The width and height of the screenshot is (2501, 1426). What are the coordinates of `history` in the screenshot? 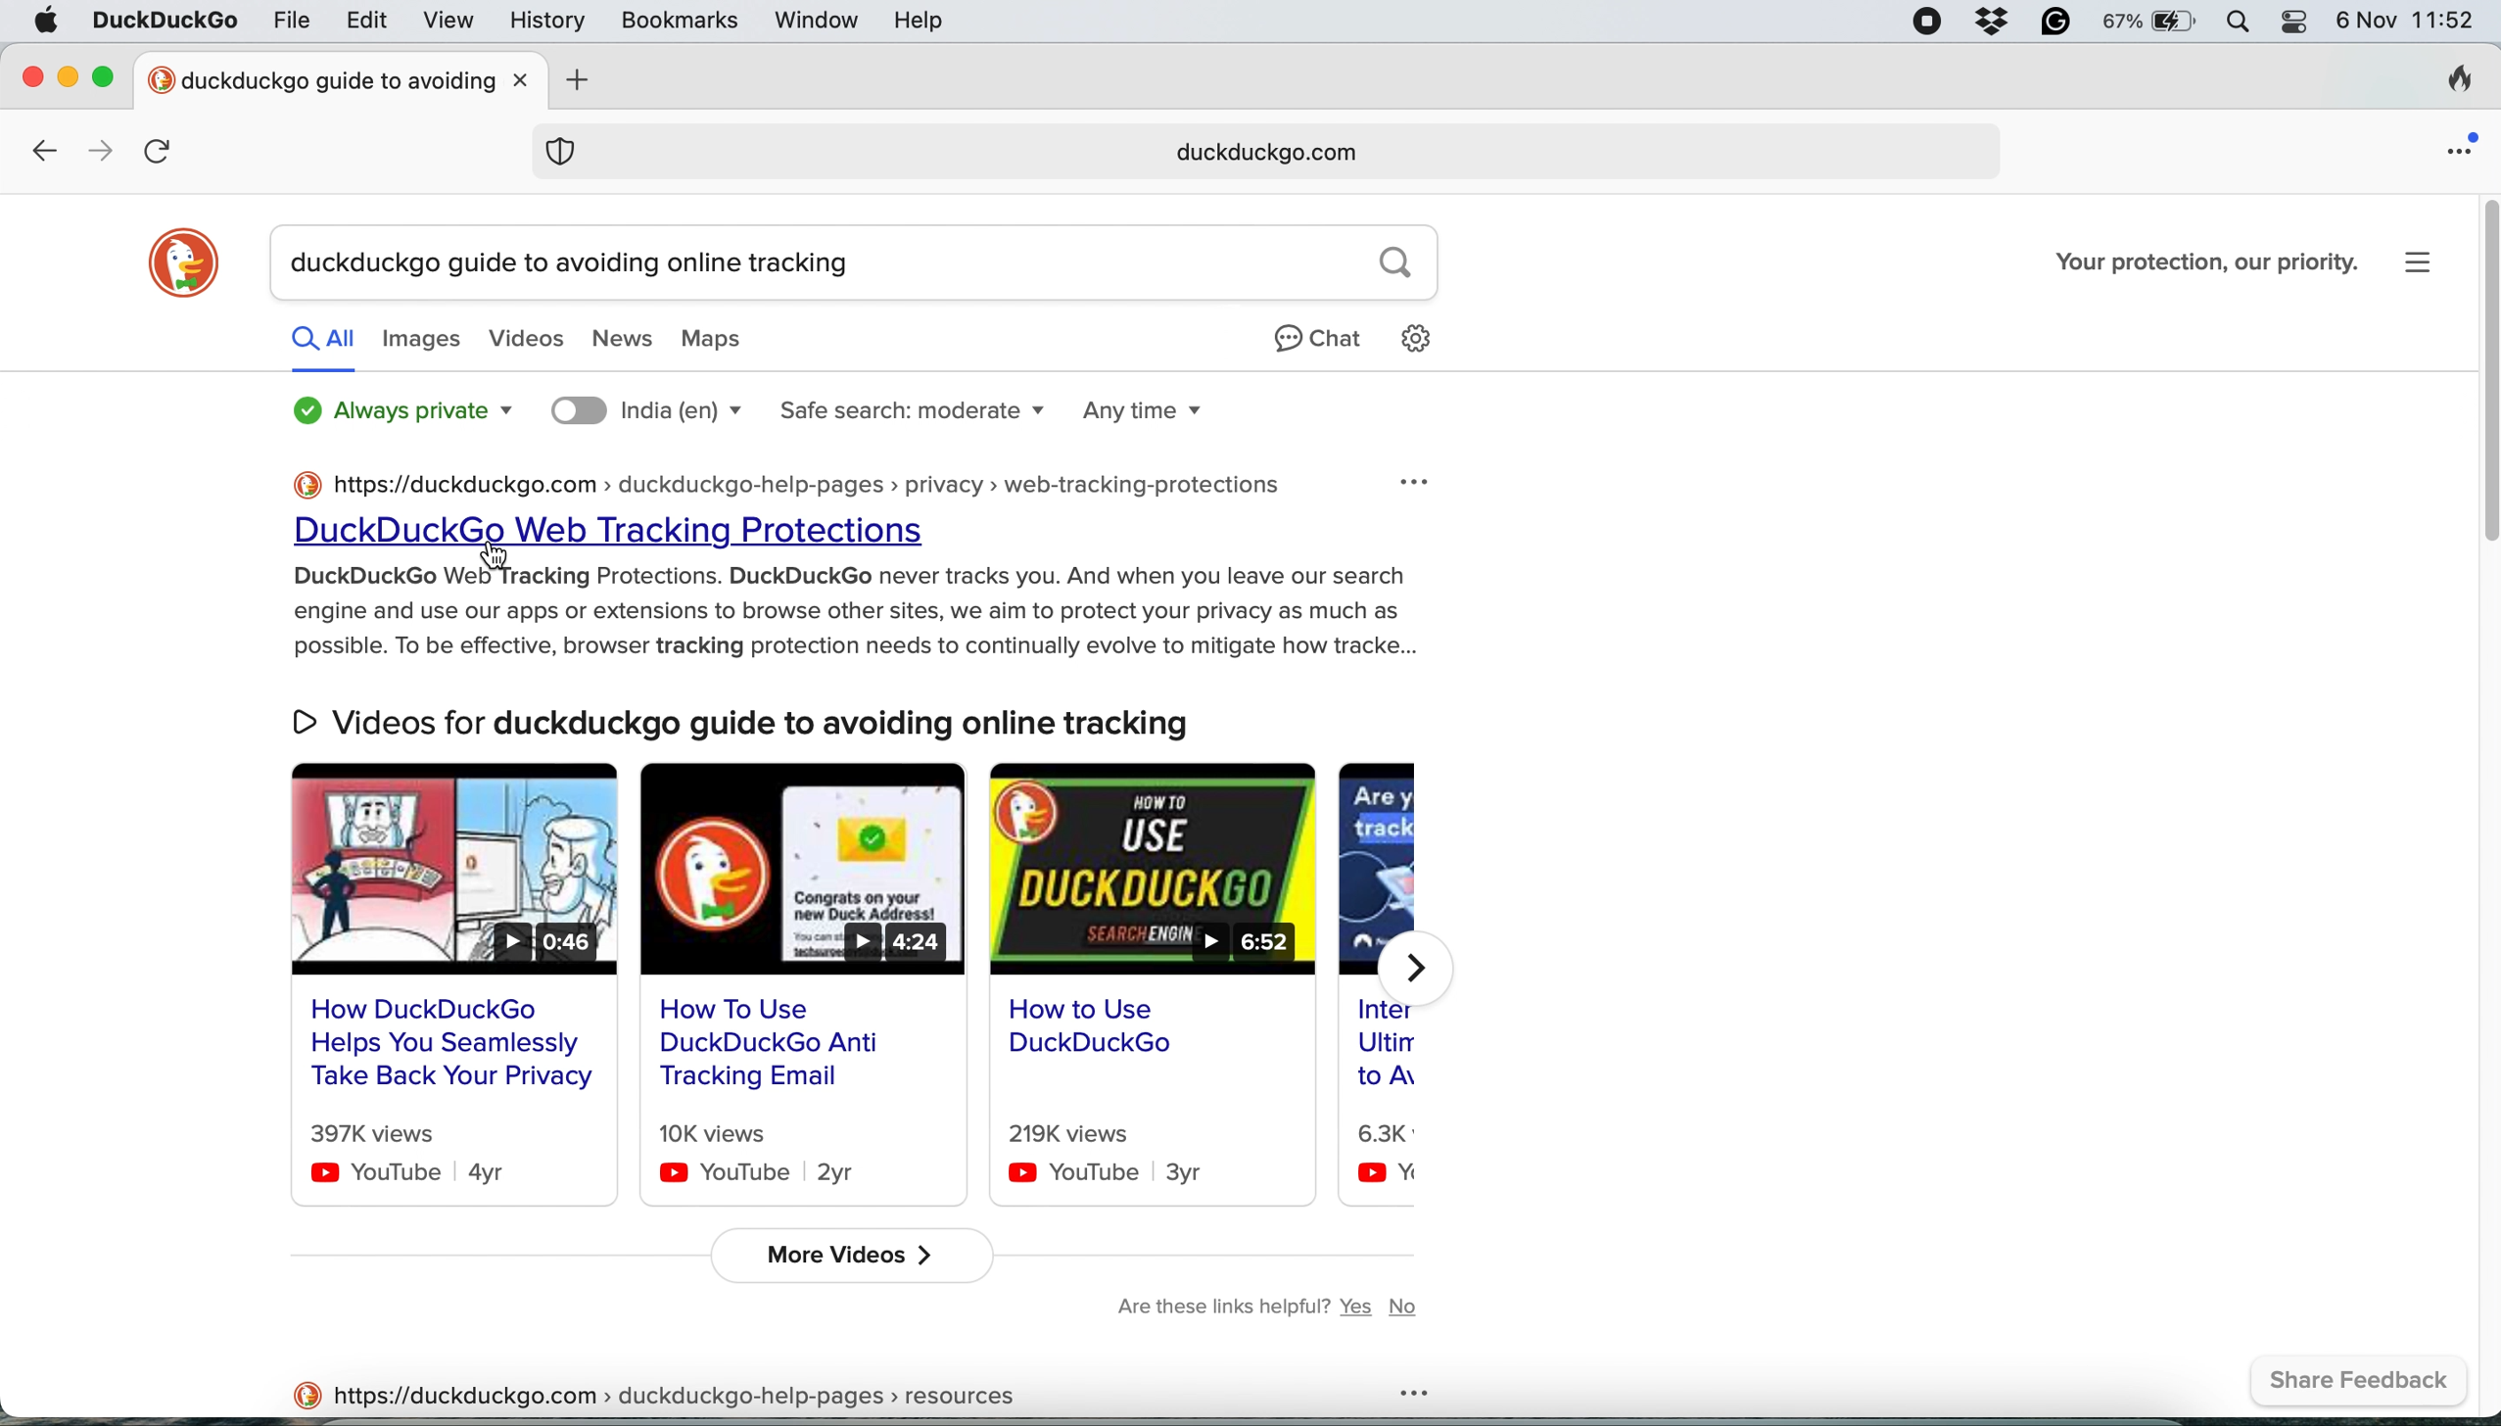 It's located at (544, 21).